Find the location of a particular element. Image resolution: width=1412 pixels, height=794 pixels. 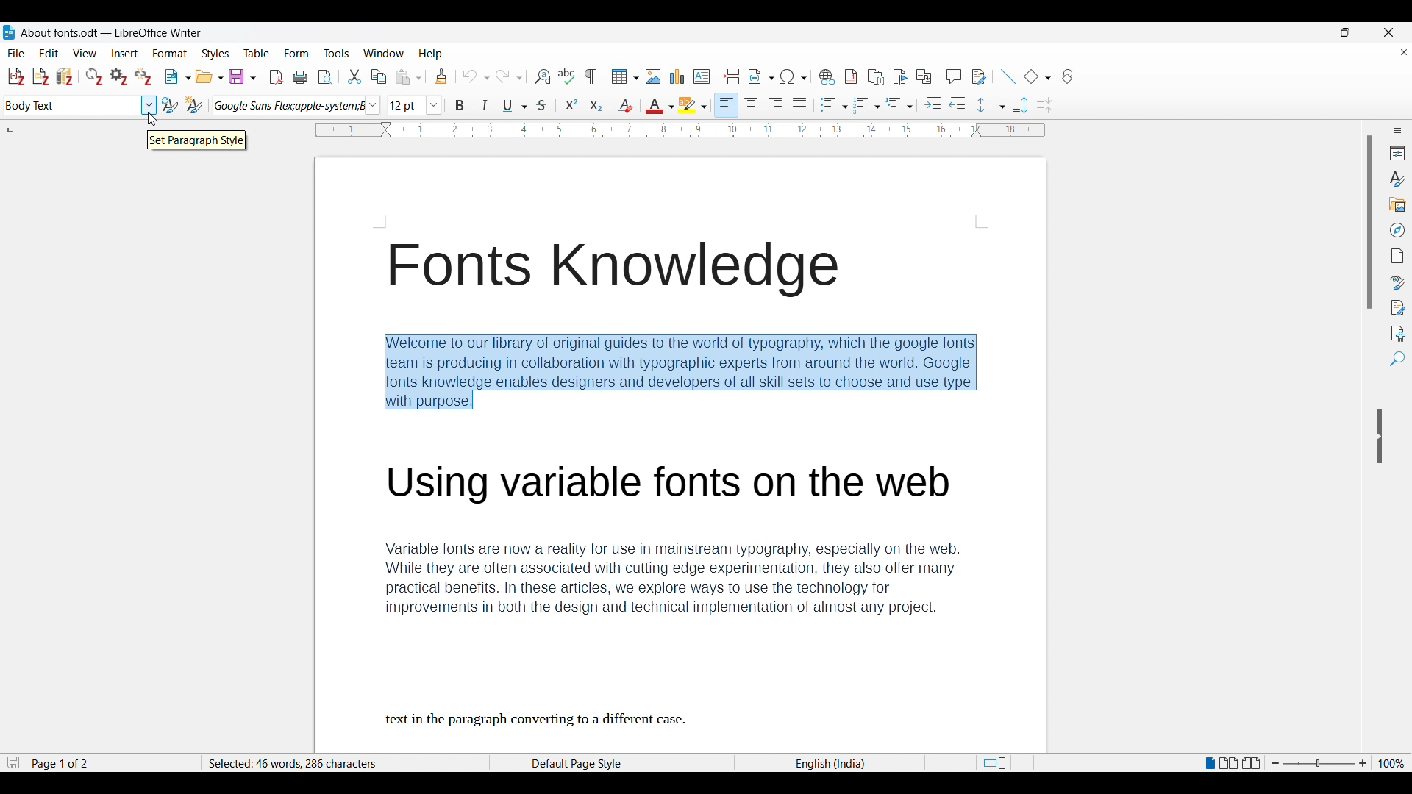

Centre alignment is located at coordinates (751, 105).